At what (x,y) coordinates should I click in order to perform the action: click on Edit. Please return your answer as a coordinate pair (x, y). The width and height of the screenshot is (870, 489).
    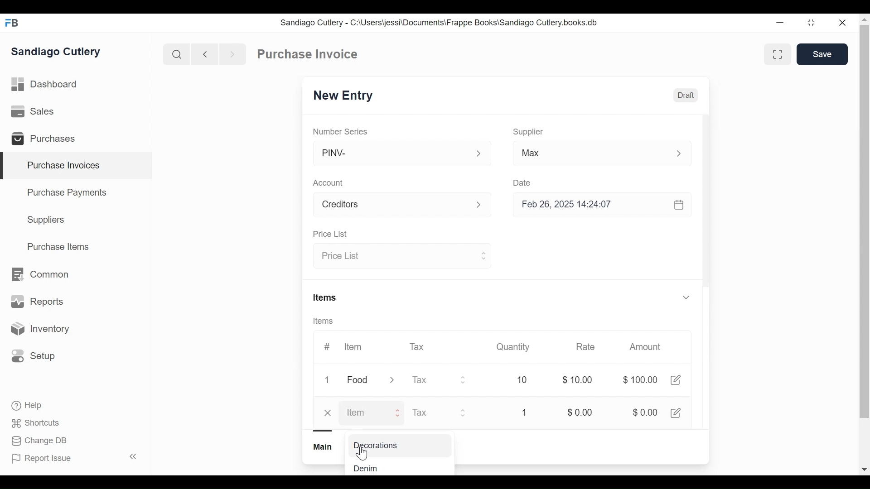
    Looking at the image, I should click on (676, 379).